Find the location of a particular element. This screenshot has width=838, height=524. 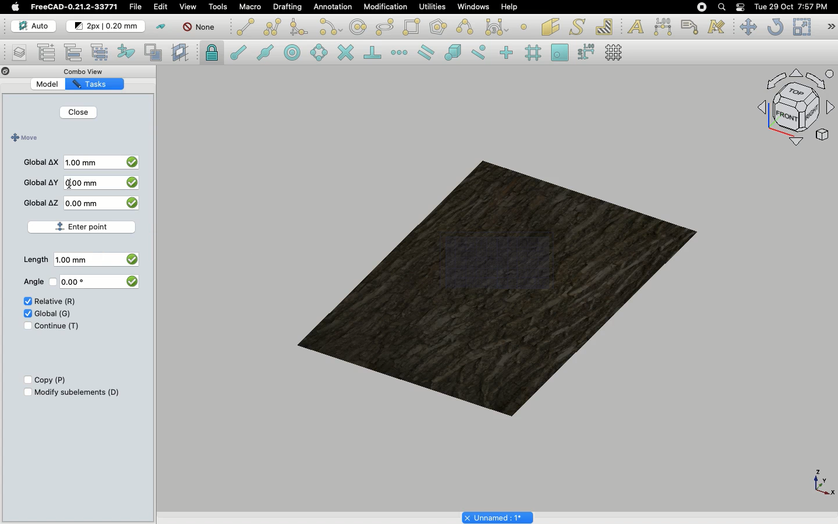

Snap parallel is located at coordinates (426, 52).